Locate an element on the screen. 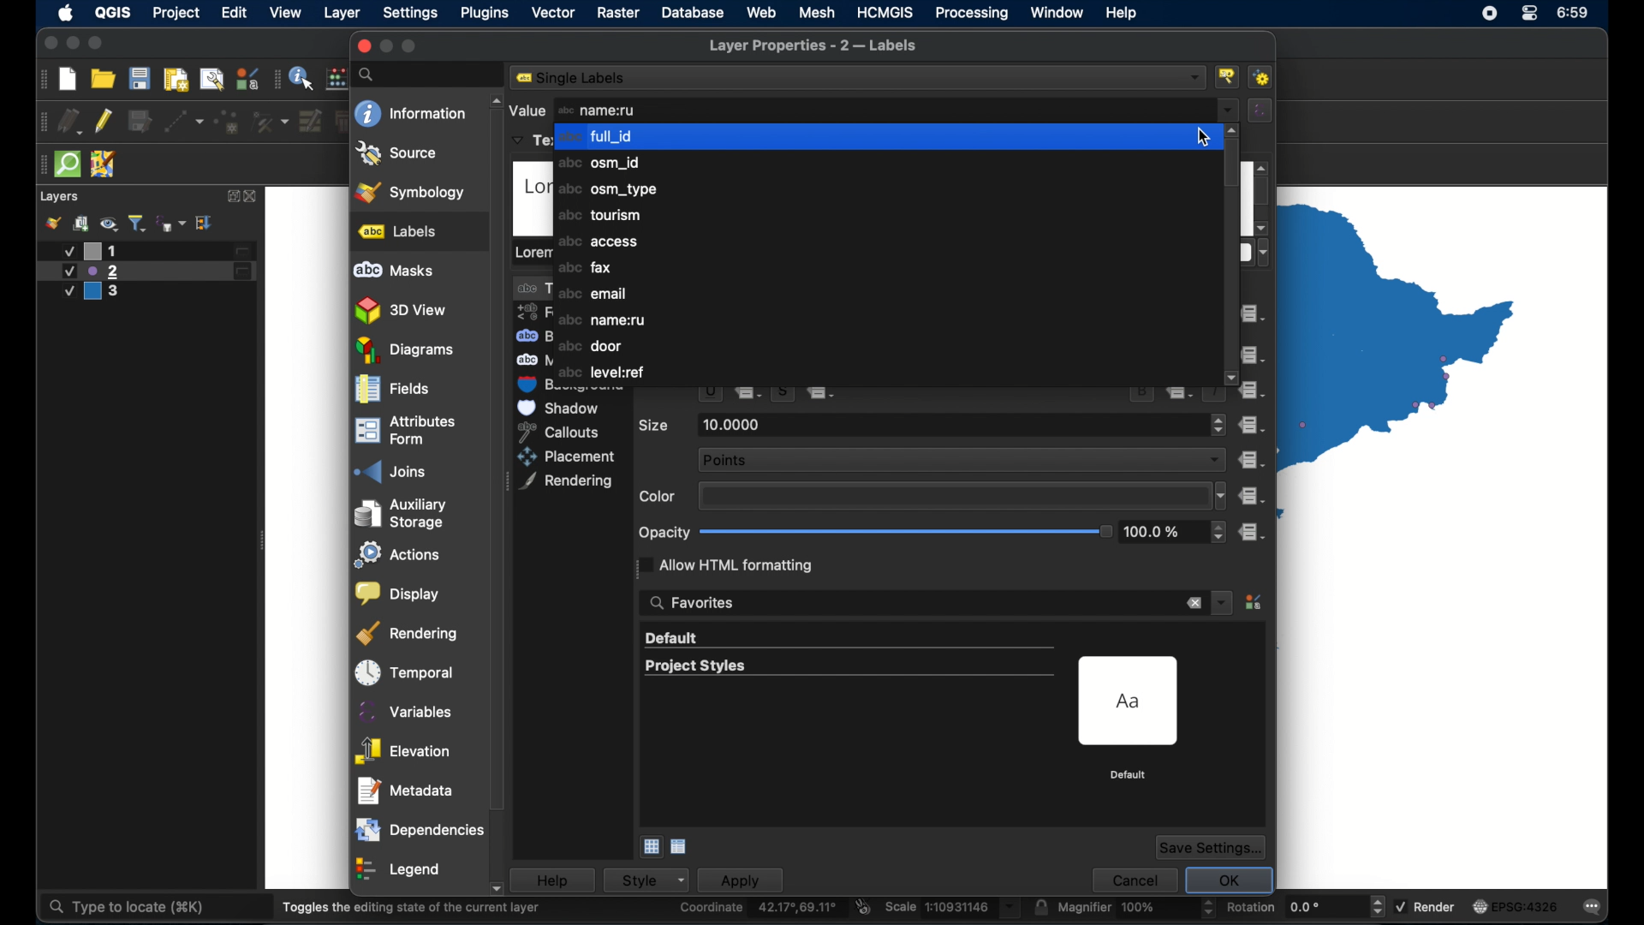 The height and width of the screenshot is (925, 1644). attributes form is located at coordinates (405, 429).